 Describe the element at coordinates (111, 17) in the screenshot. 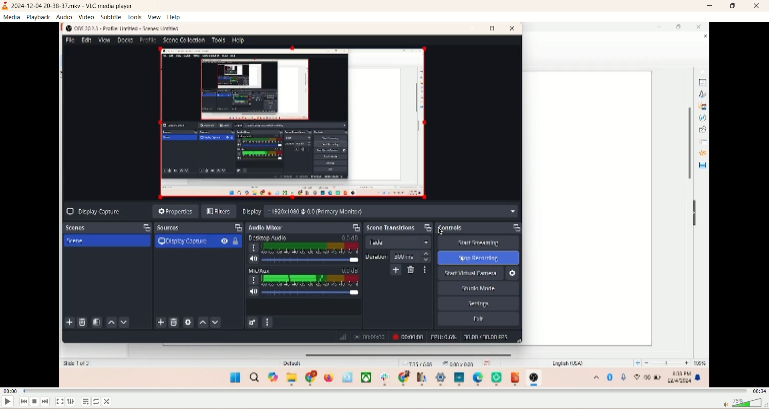

I see `subtitle` at that location.